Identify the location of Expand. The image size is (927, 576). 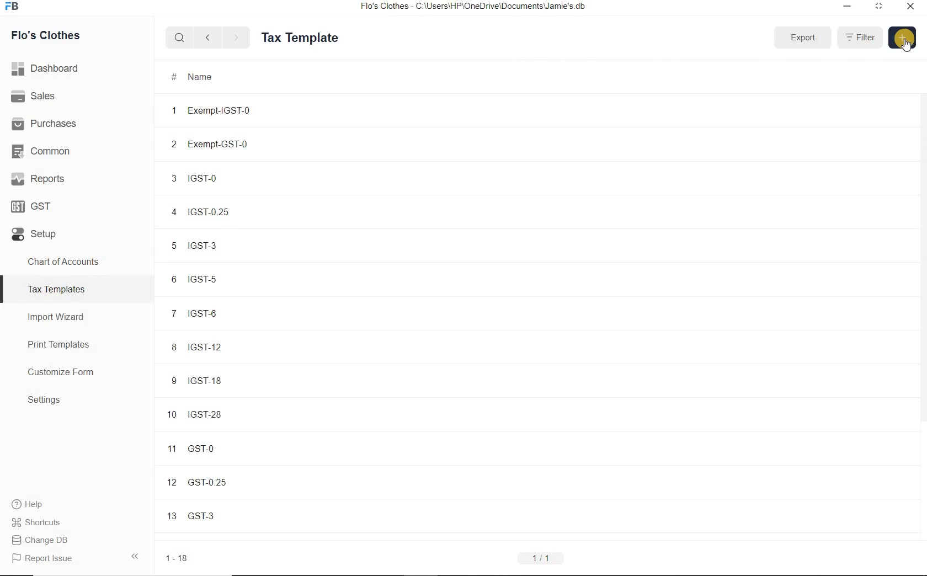
(803, 37).